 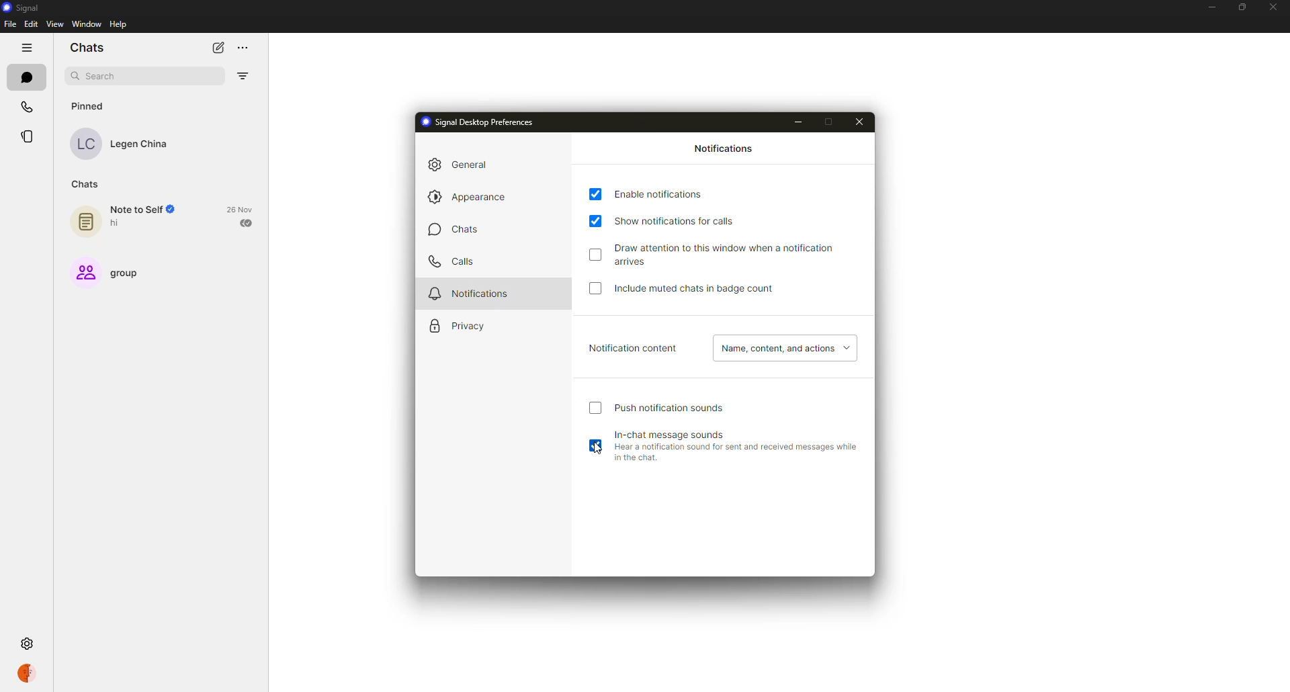 What do you see at coordinates (27, 645) in the screenshot?
I see `settings` at bounding box center [27, 645].